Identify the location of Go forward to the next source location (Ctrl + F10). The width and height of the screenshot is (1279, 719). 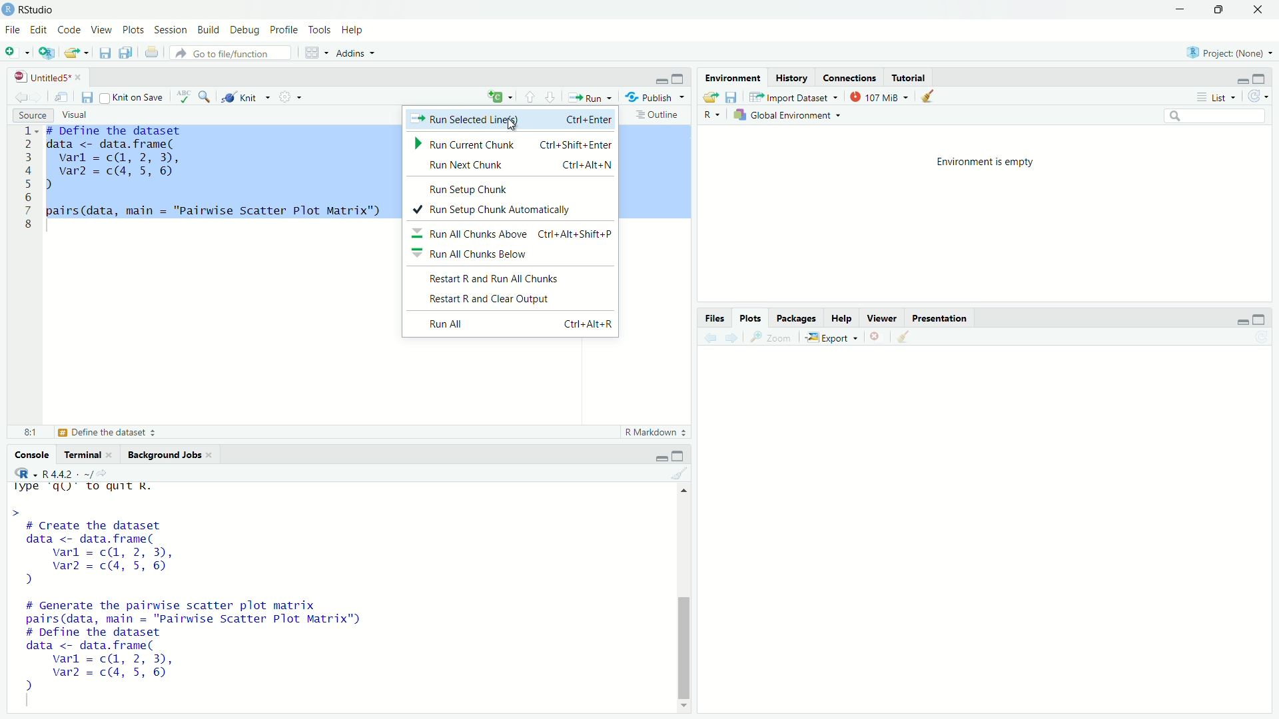
(39, 96).